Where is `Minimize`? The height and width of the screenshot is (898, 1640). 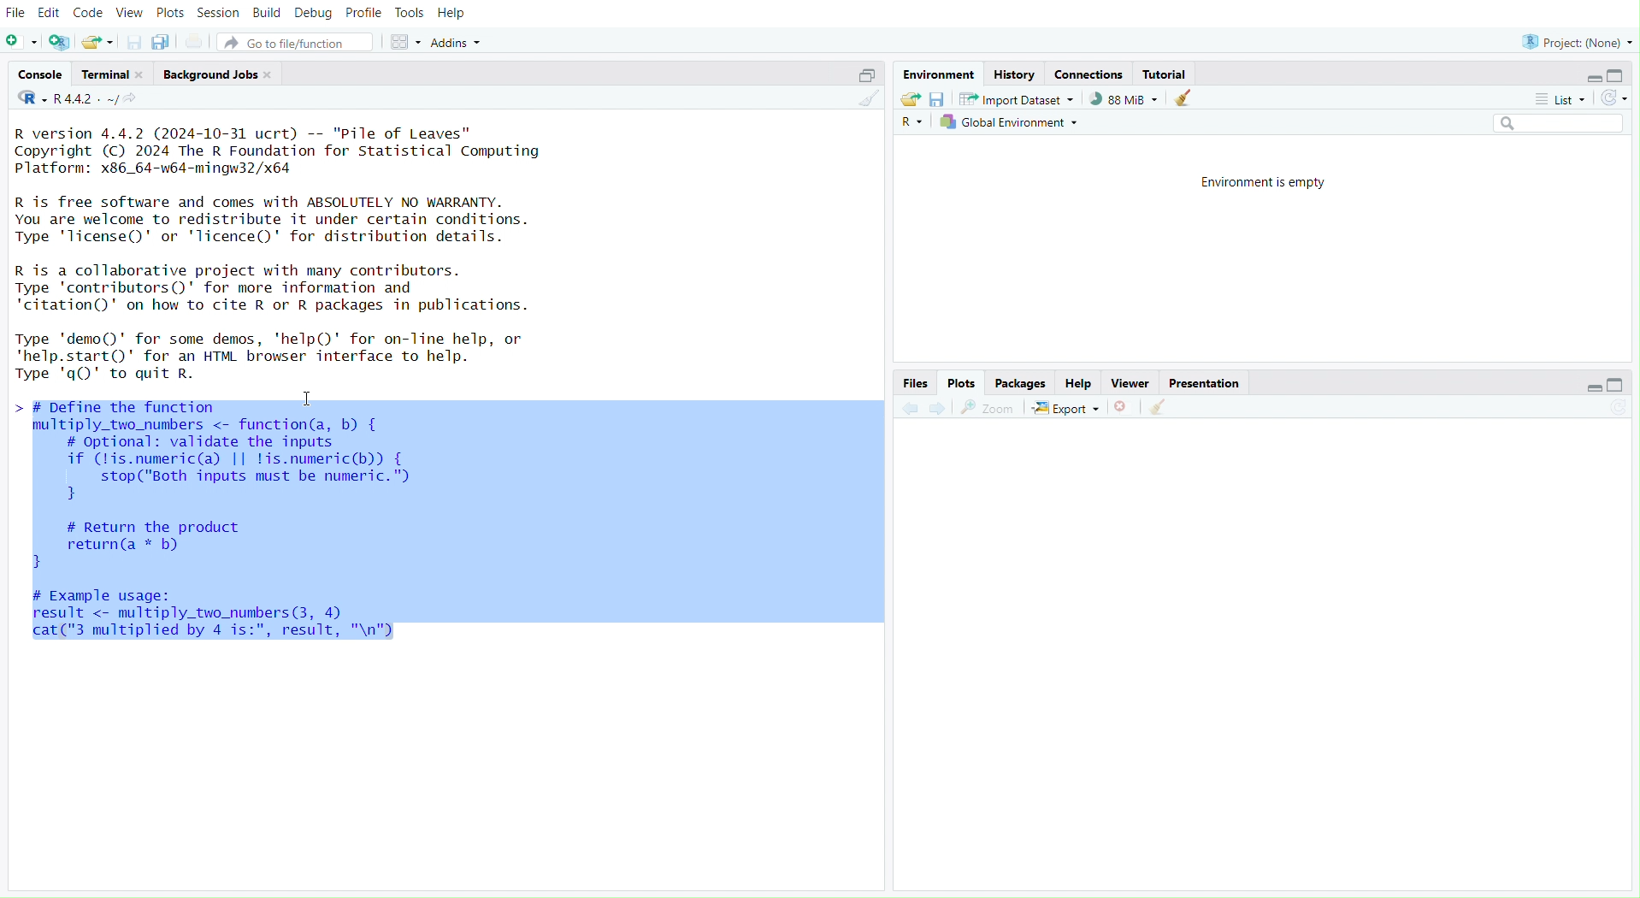
Minimize is located at coordinates (1590, 387).